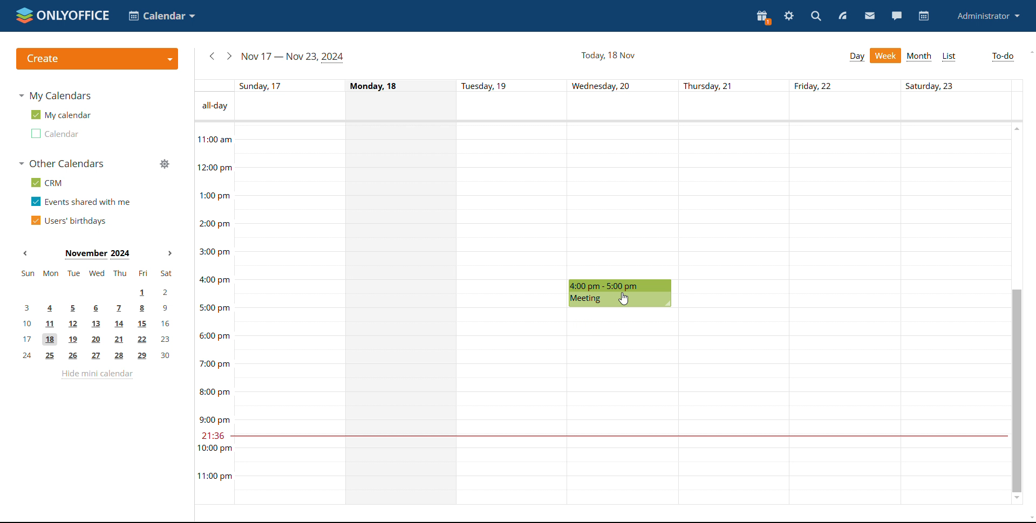 This screenshot has height=523, width=1036. What do you see at coordinates (618, 436) in the screenshot?
I see `current time` at bounding box center [618, 436].